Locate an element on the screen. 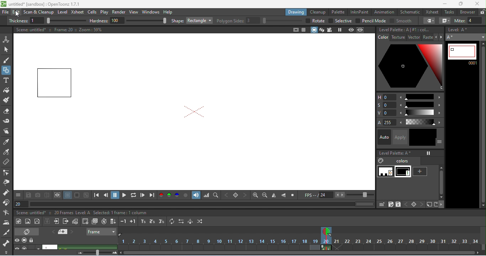  FPS is located at coordinates (339, 195).